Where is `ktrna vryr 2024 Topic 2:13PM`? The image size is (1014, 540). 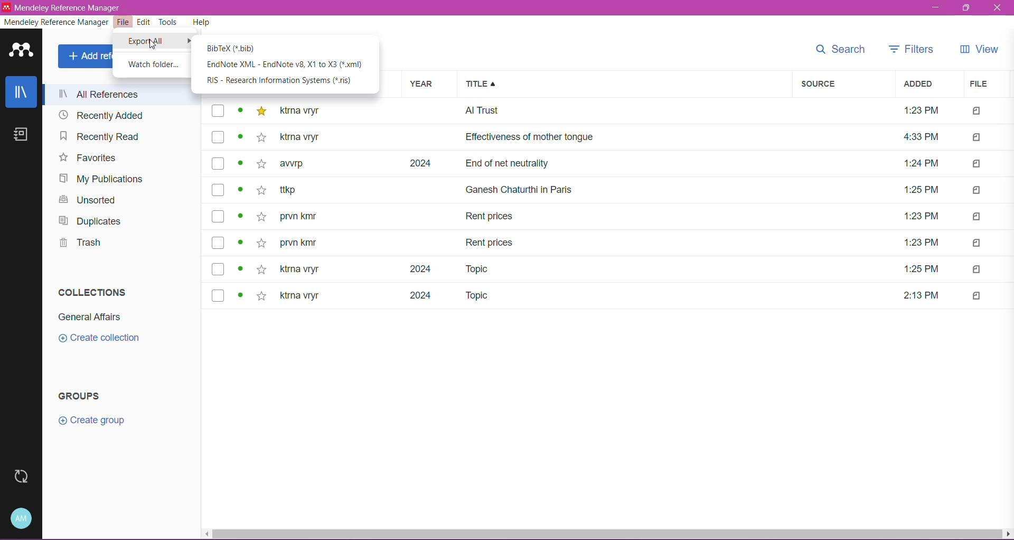 ktrna vryr 2024 Topic 2:13PM is located at coordinates (609, 296).